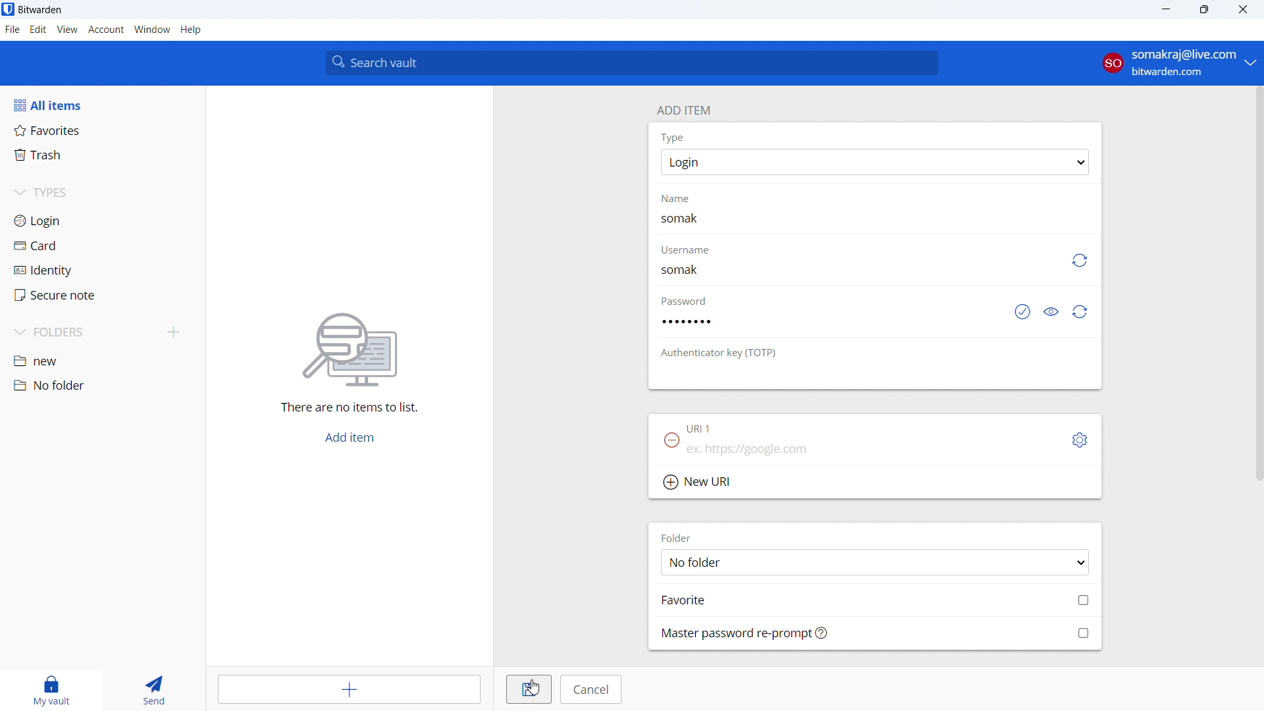 This screenshot has width=1264, height=711. Describe the element at coordinates (682, 271) in the screenshot. I see `username added` at that location.